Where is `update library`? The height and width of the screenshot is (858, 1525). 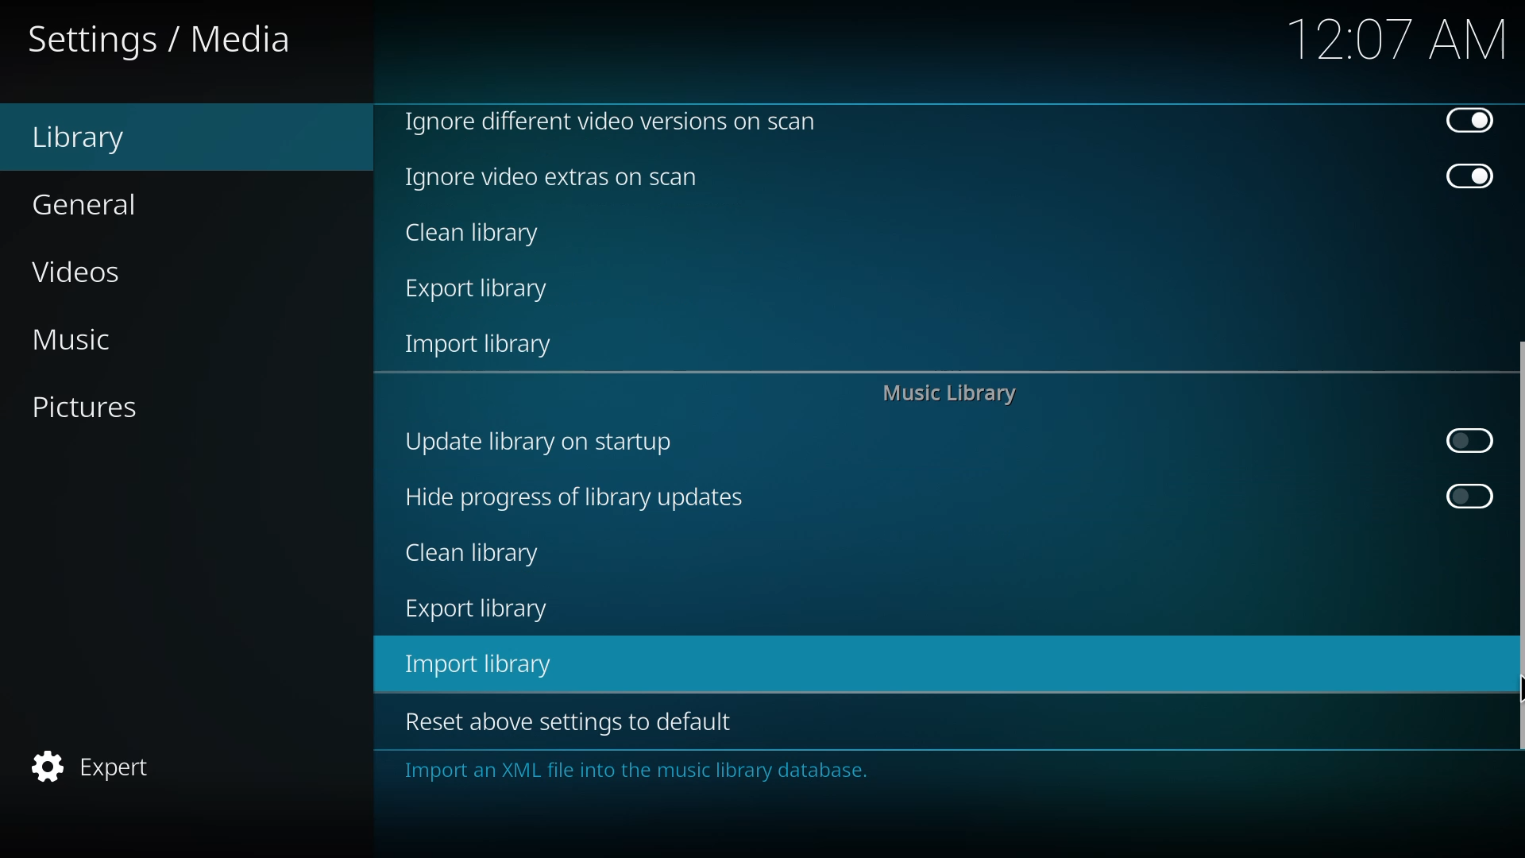
update library is located at coordinates (535, 440).